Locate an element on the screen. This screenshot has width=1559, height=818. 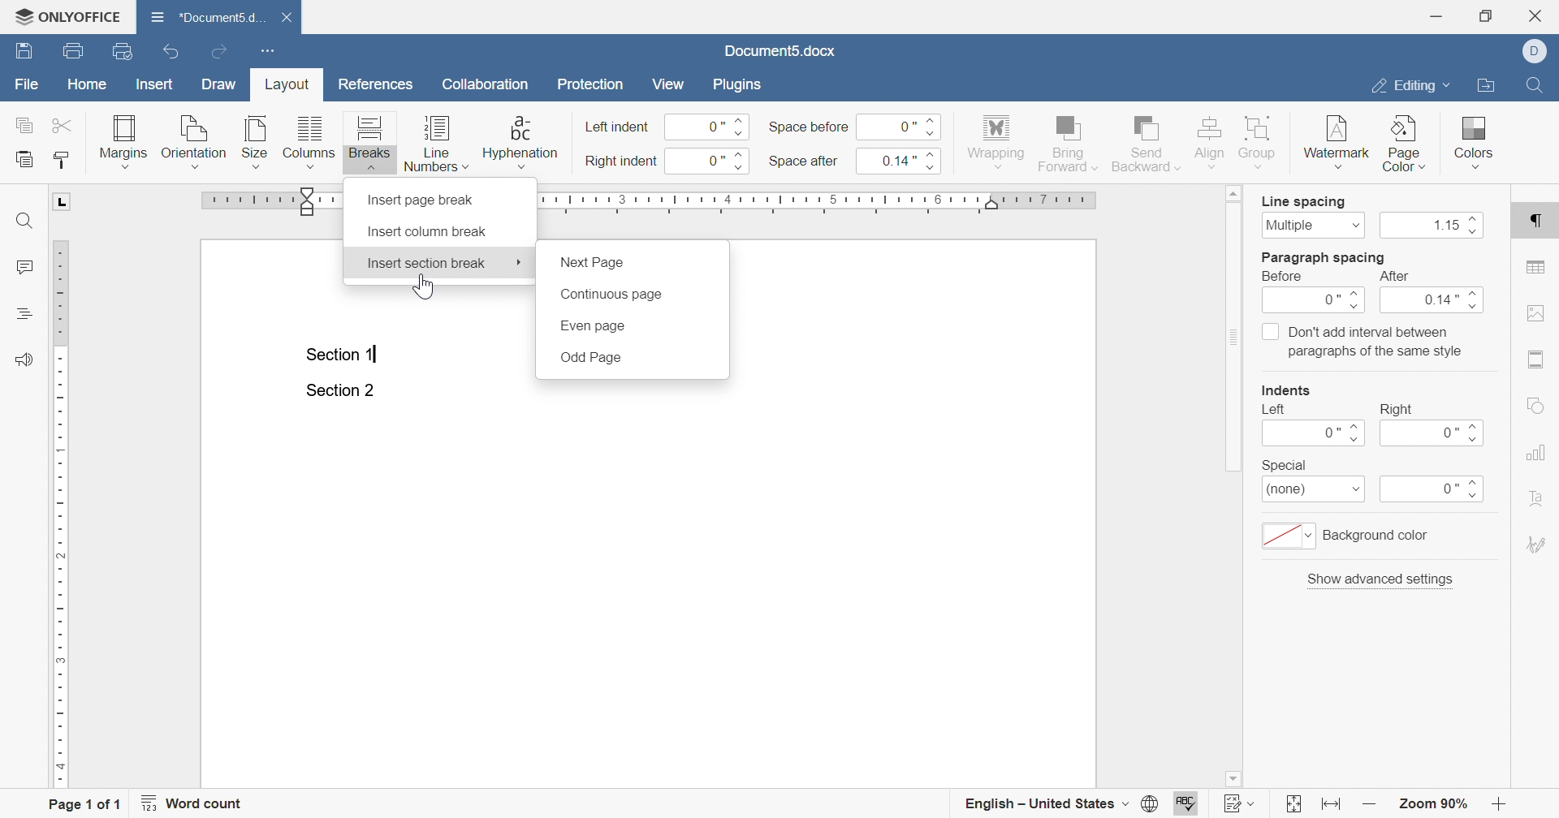
close is located at coordinates (1539, 15).